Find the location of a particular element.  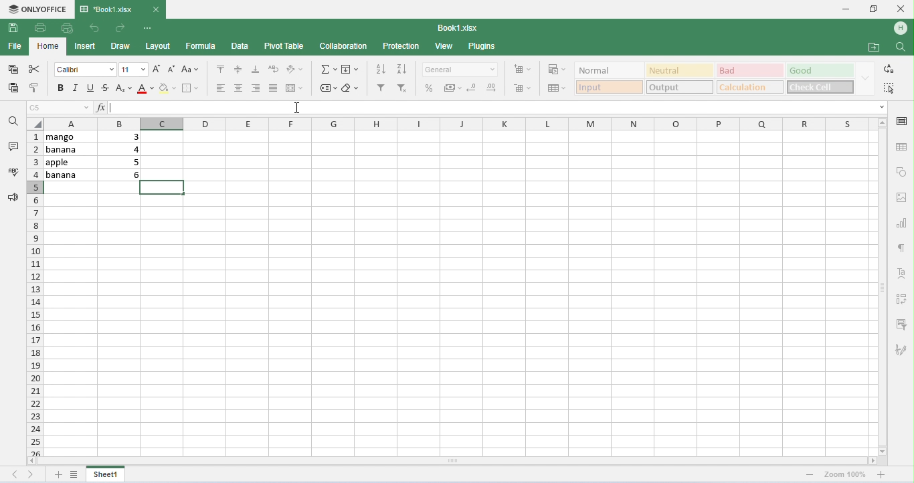

insert function is located at coordinates (100, 107).